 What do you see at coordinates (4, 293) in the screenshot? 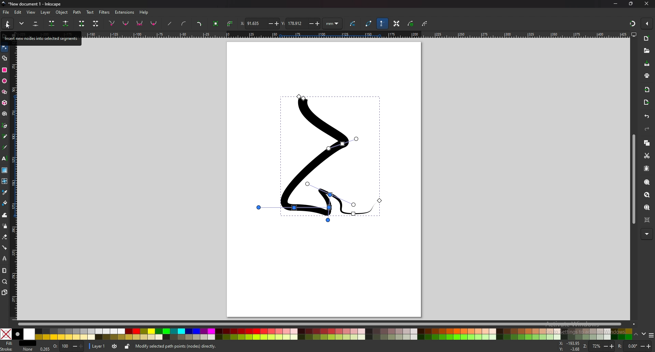
I see `pages` at bounding box center [4, 293].